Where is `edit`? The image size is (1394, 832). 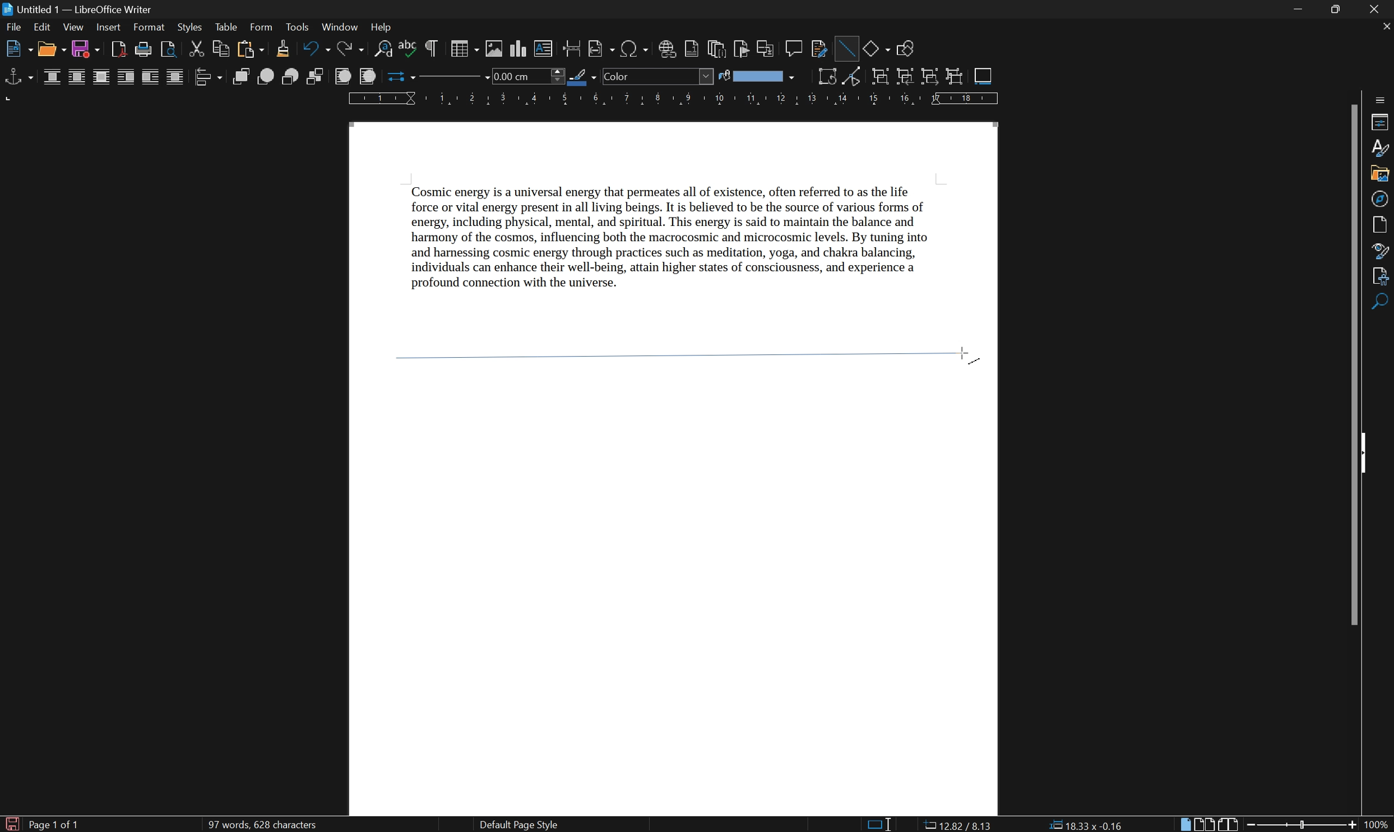 edit is located at coordinates (43, 29).